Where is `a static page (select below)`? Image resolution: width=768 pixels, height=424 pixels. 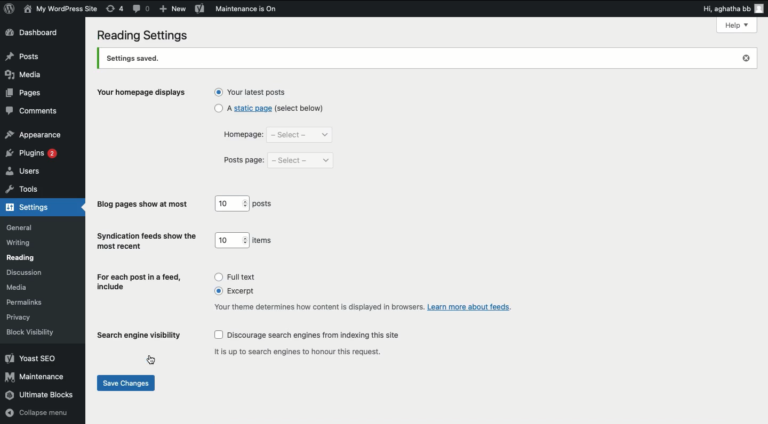
a static page (select below) is located at coordinates (269, 109).